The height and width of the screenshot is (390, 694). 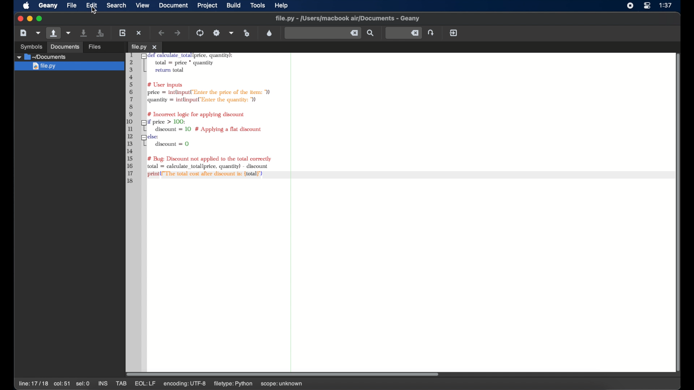 What do you see at coordinates (286, 373) in the screenshot?
I see `scroll bar` at bounding box center [286, 373].